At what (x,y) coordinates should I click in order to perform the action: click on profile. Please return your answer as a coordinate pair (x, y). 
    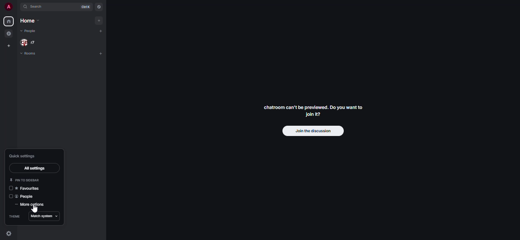
    Looking at the image, I should click on (8, 7).